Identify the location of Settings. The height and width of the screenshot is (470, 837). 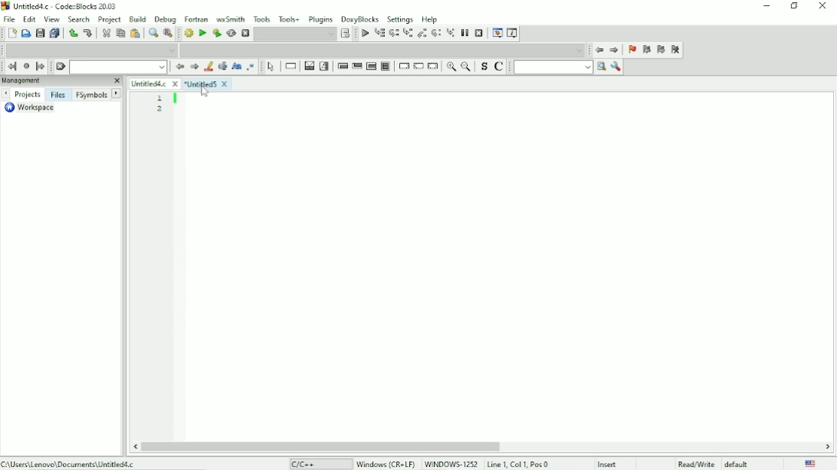
(400, 18).